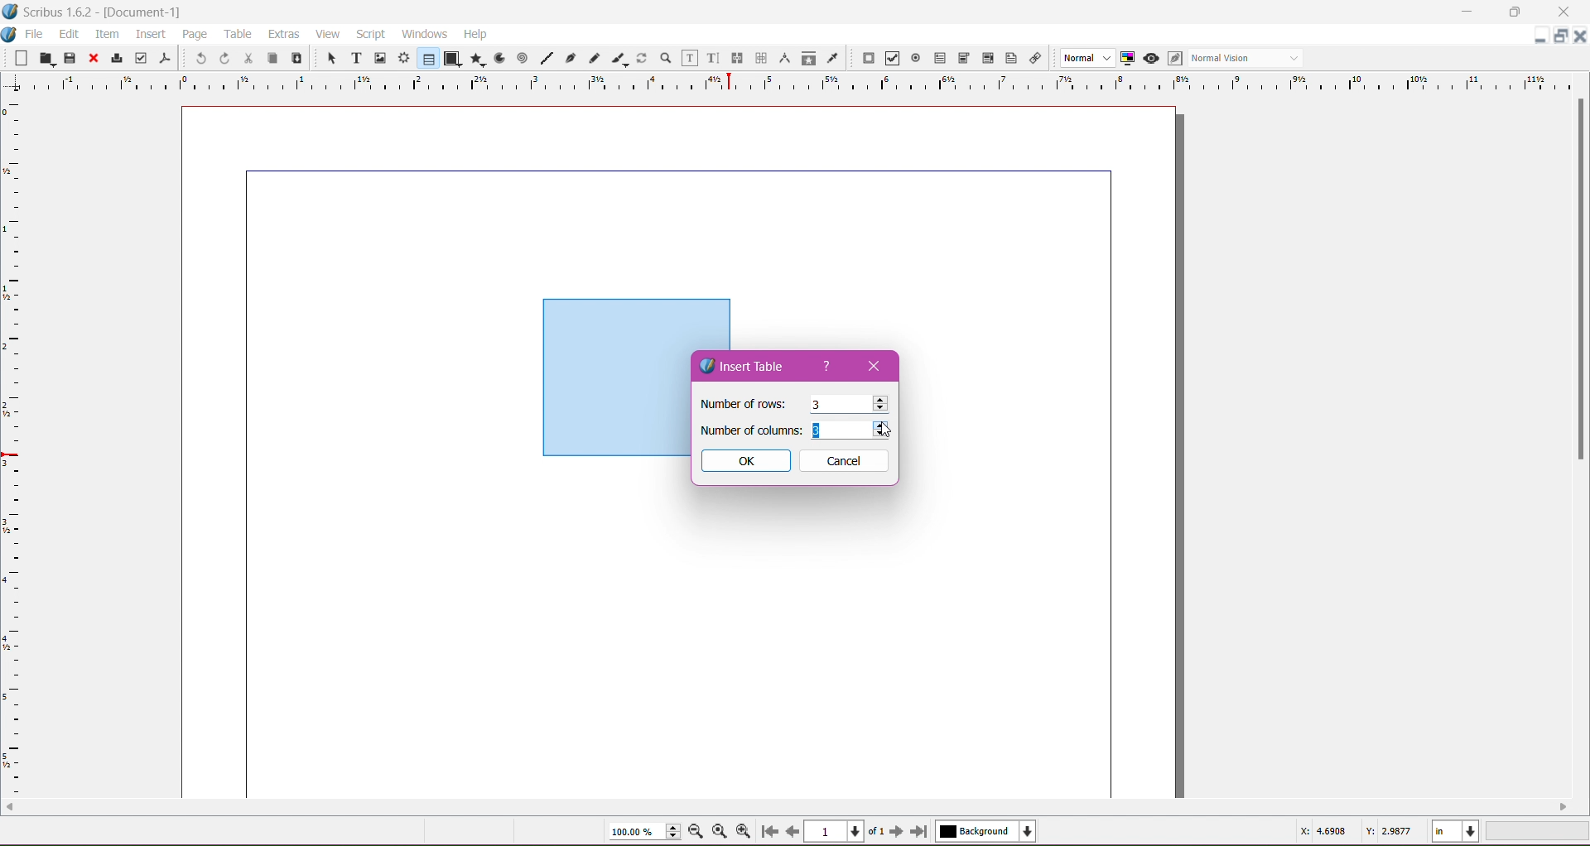  I want to click on Grid, so click(21, 448).